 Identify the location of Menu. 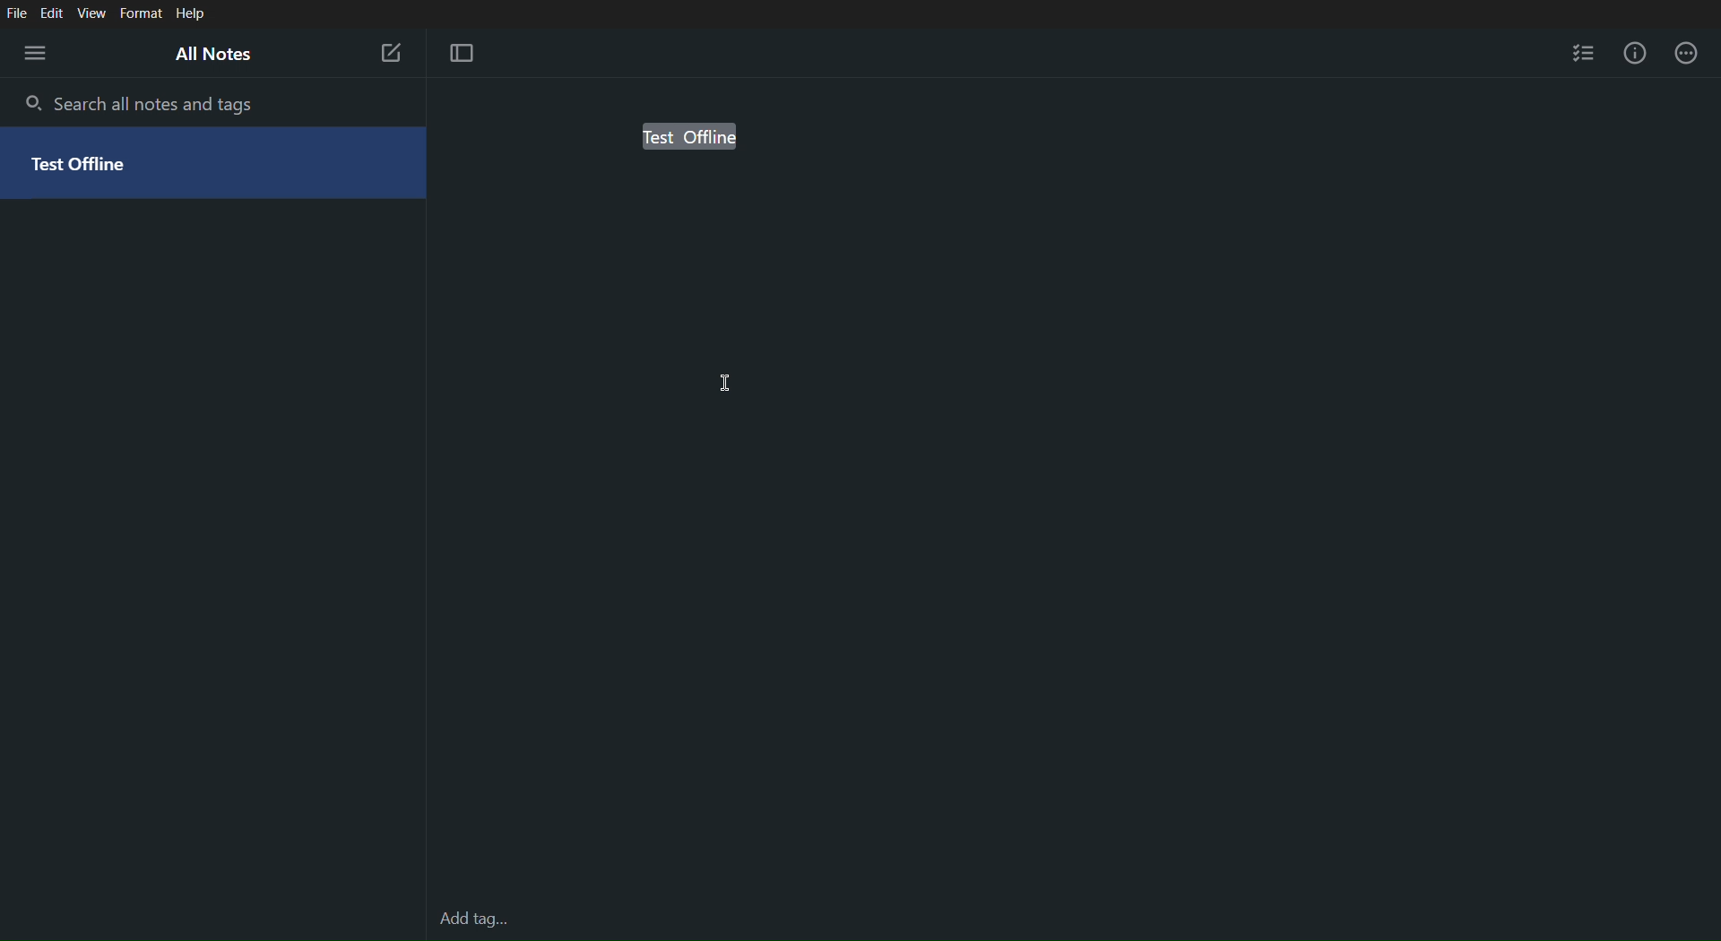
(32, 51).